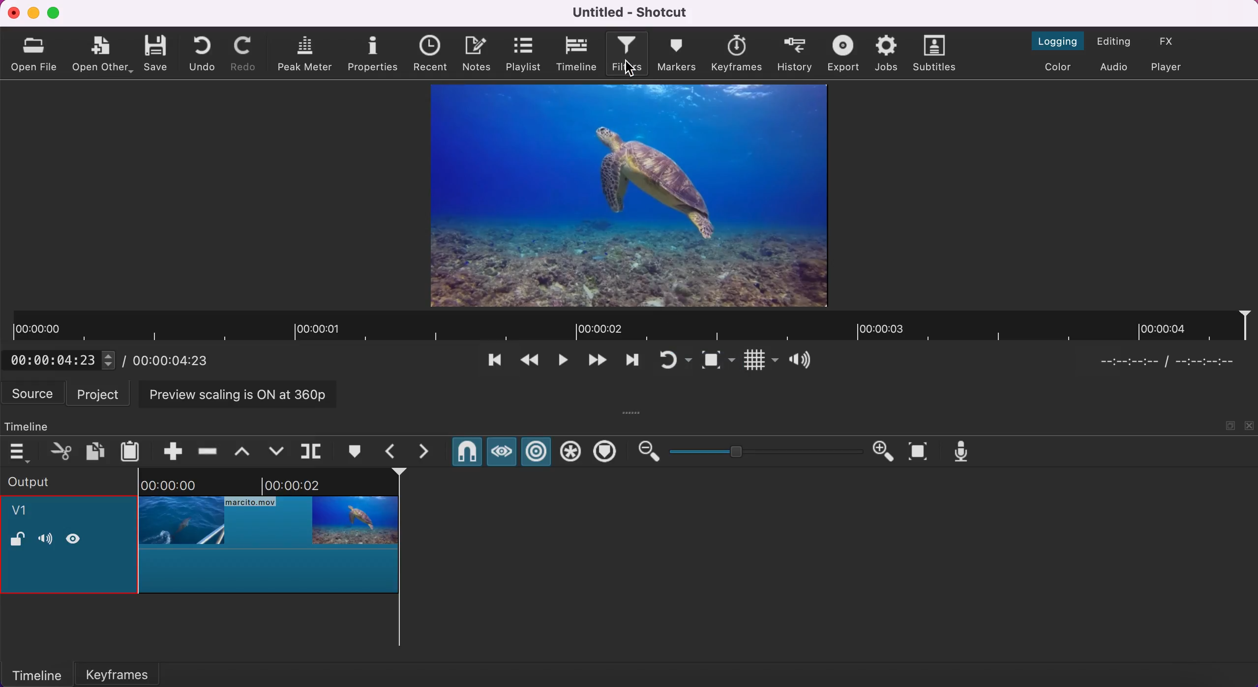 This screenshot has height=687, width=1258. I want to click on playlist, so click(523, 54).